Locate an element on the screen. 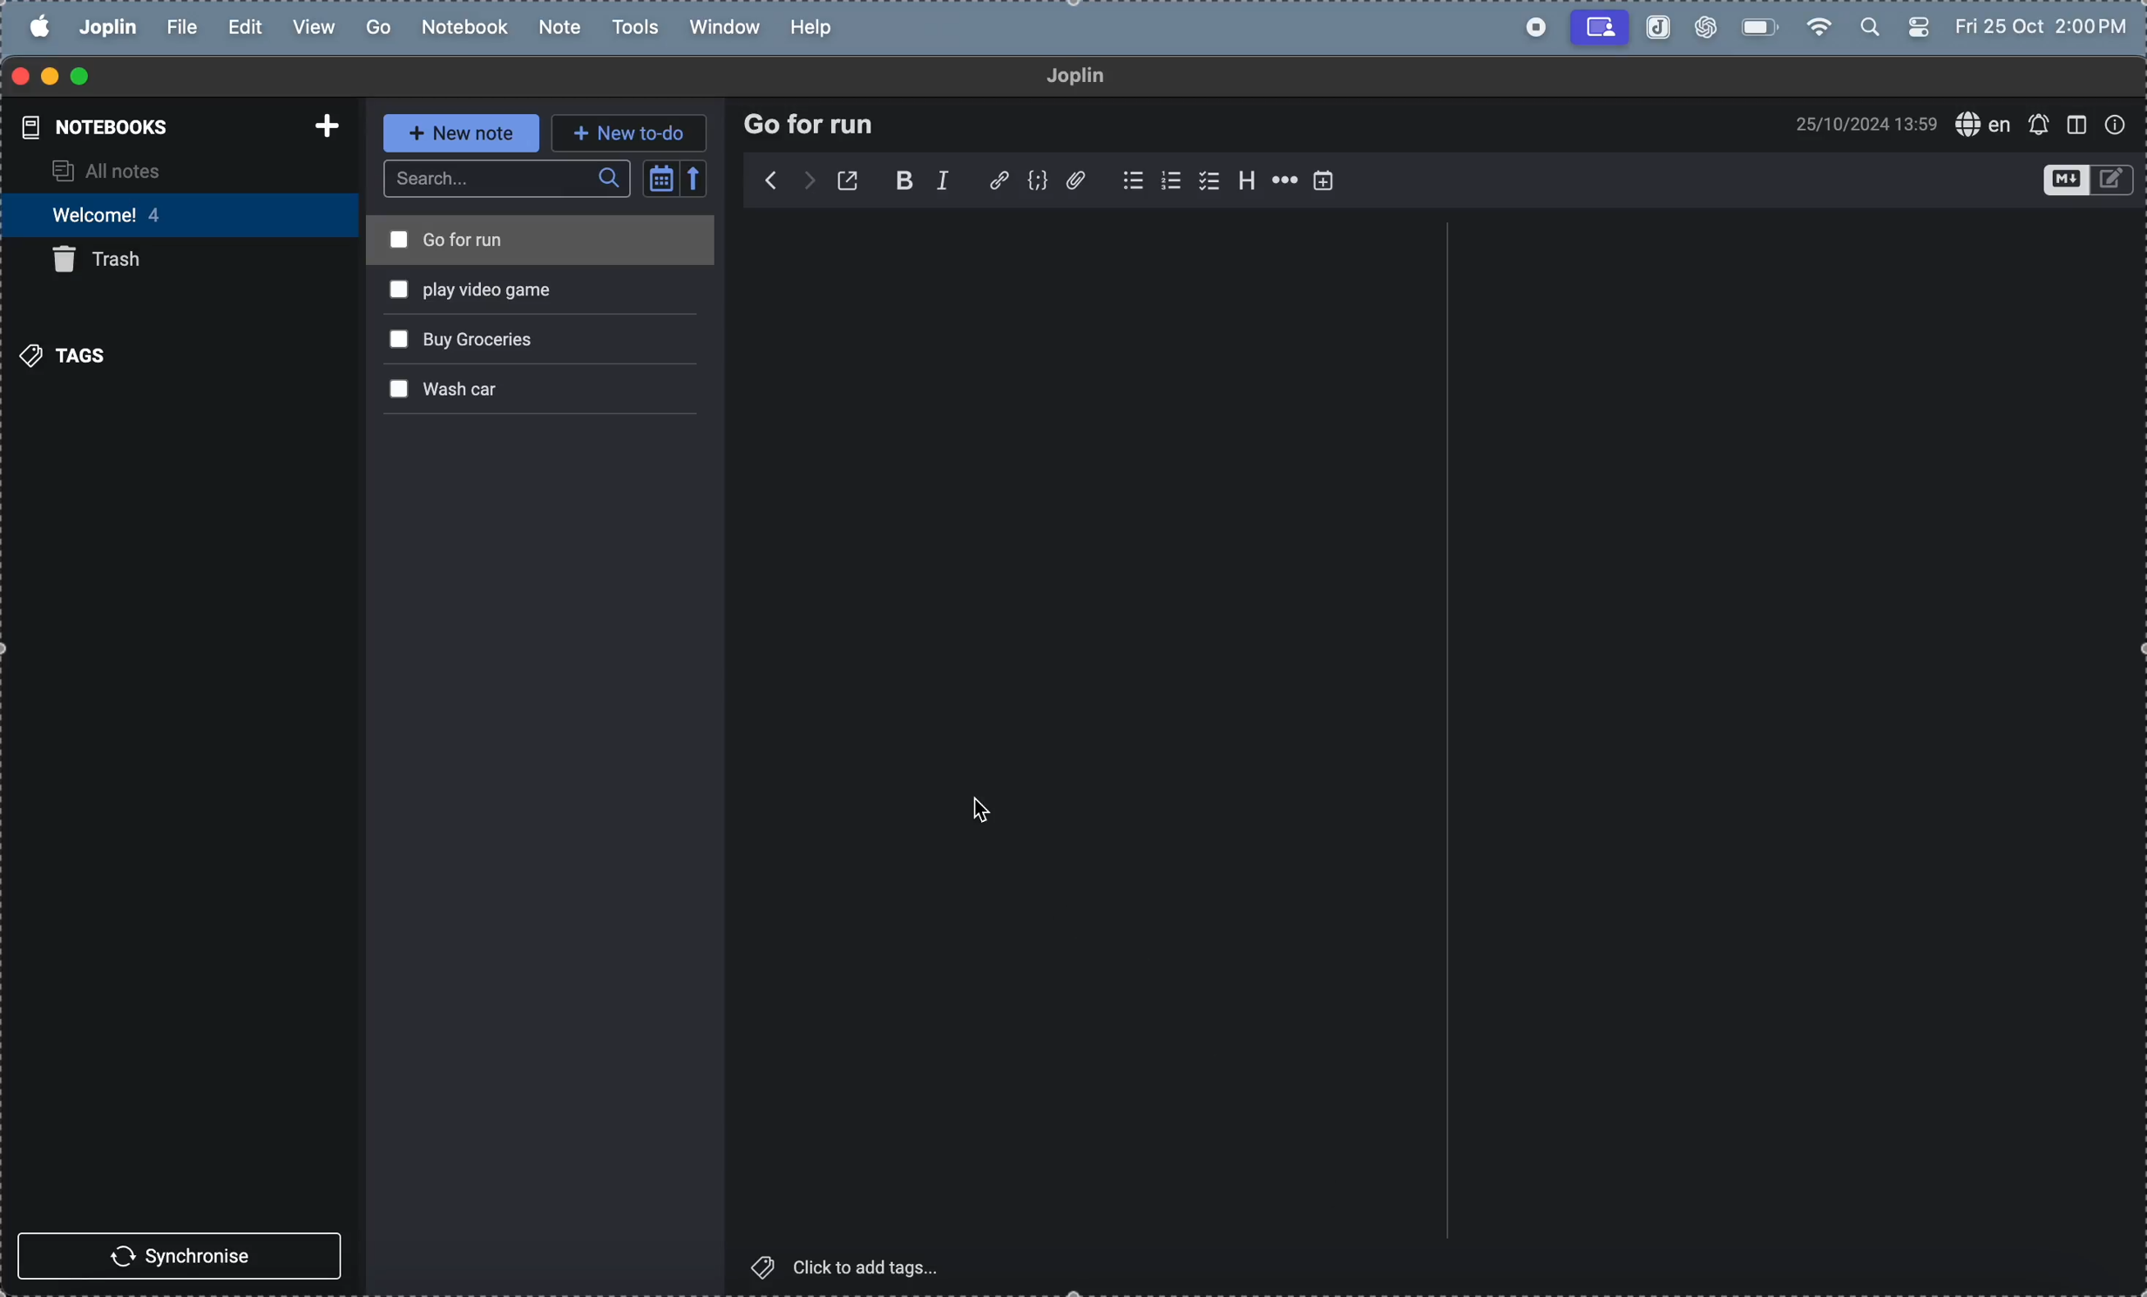 The height and width of the screenshot is (1297, 2147). view is located at coordinates (315, 28).